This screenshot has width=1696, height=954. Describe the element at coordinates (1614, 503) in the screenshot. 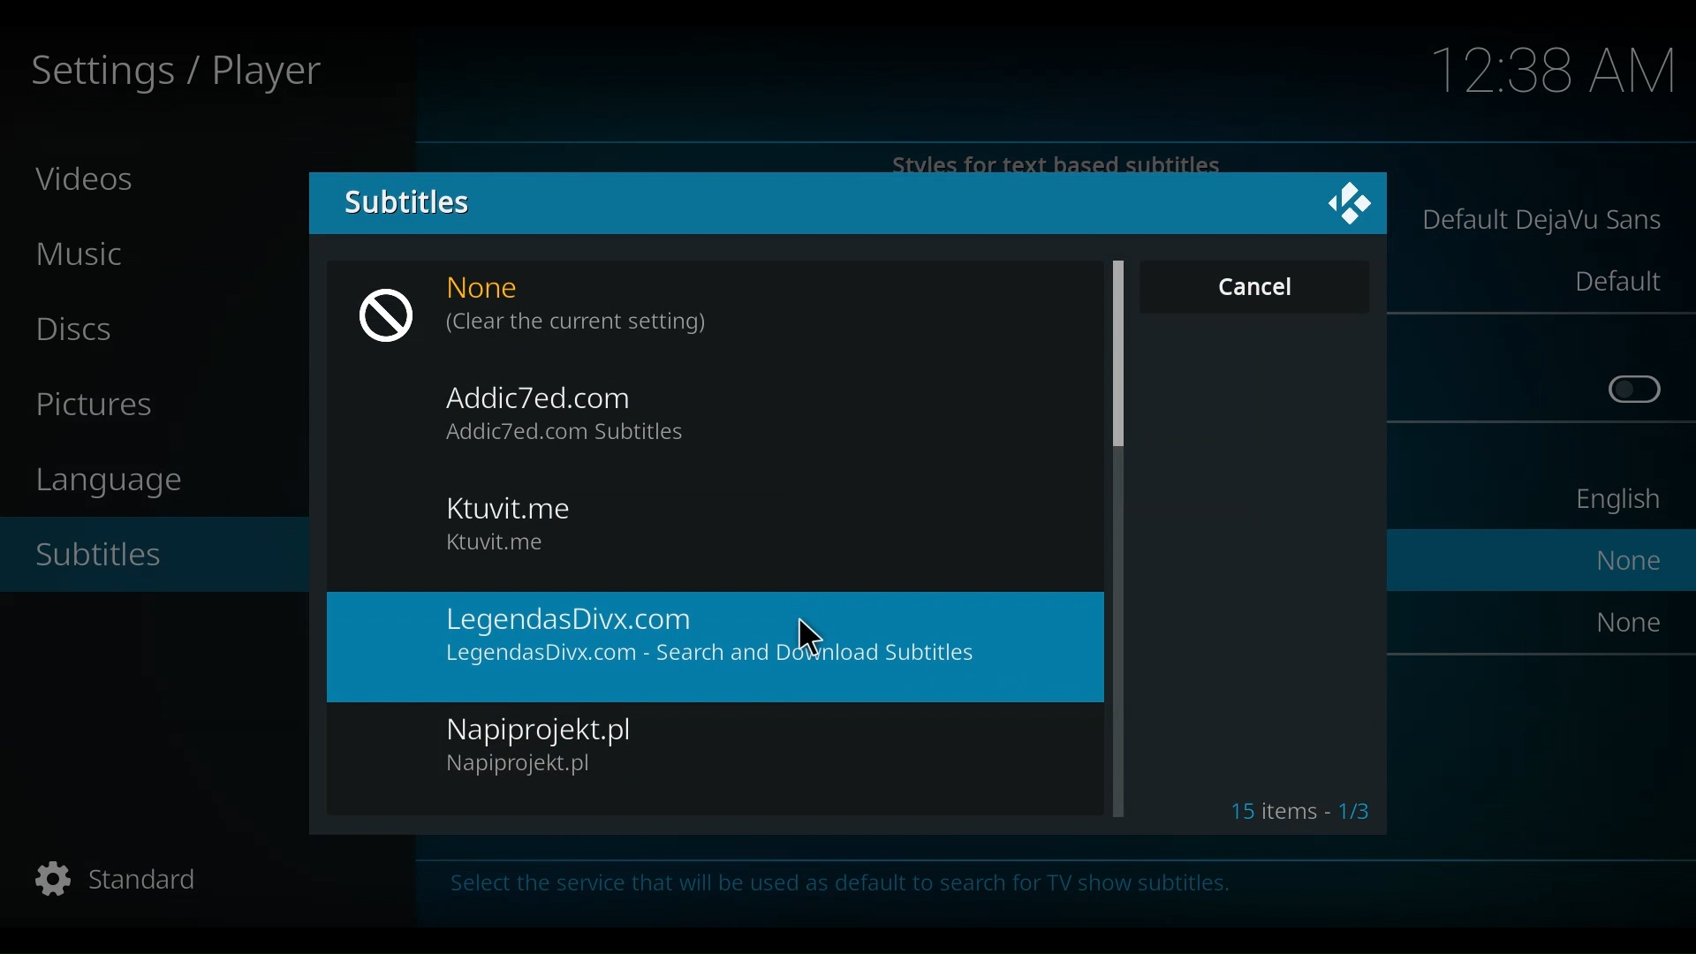

I see `English` at that location.